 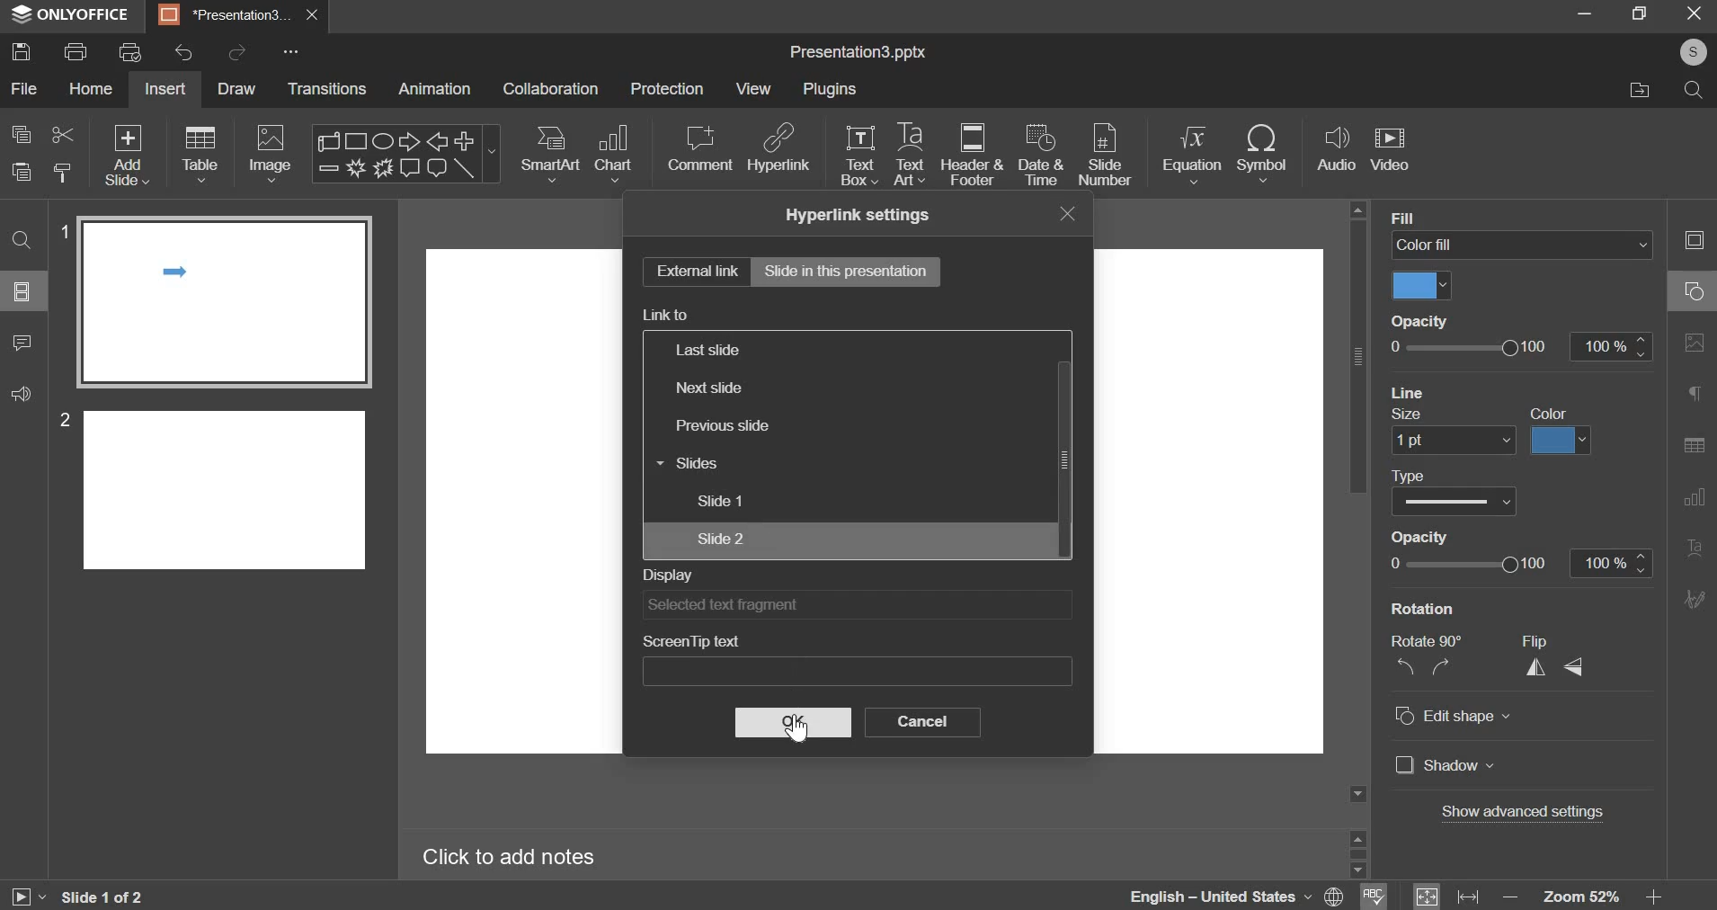 I want to click on date & time, so click(x=1041, y=154).